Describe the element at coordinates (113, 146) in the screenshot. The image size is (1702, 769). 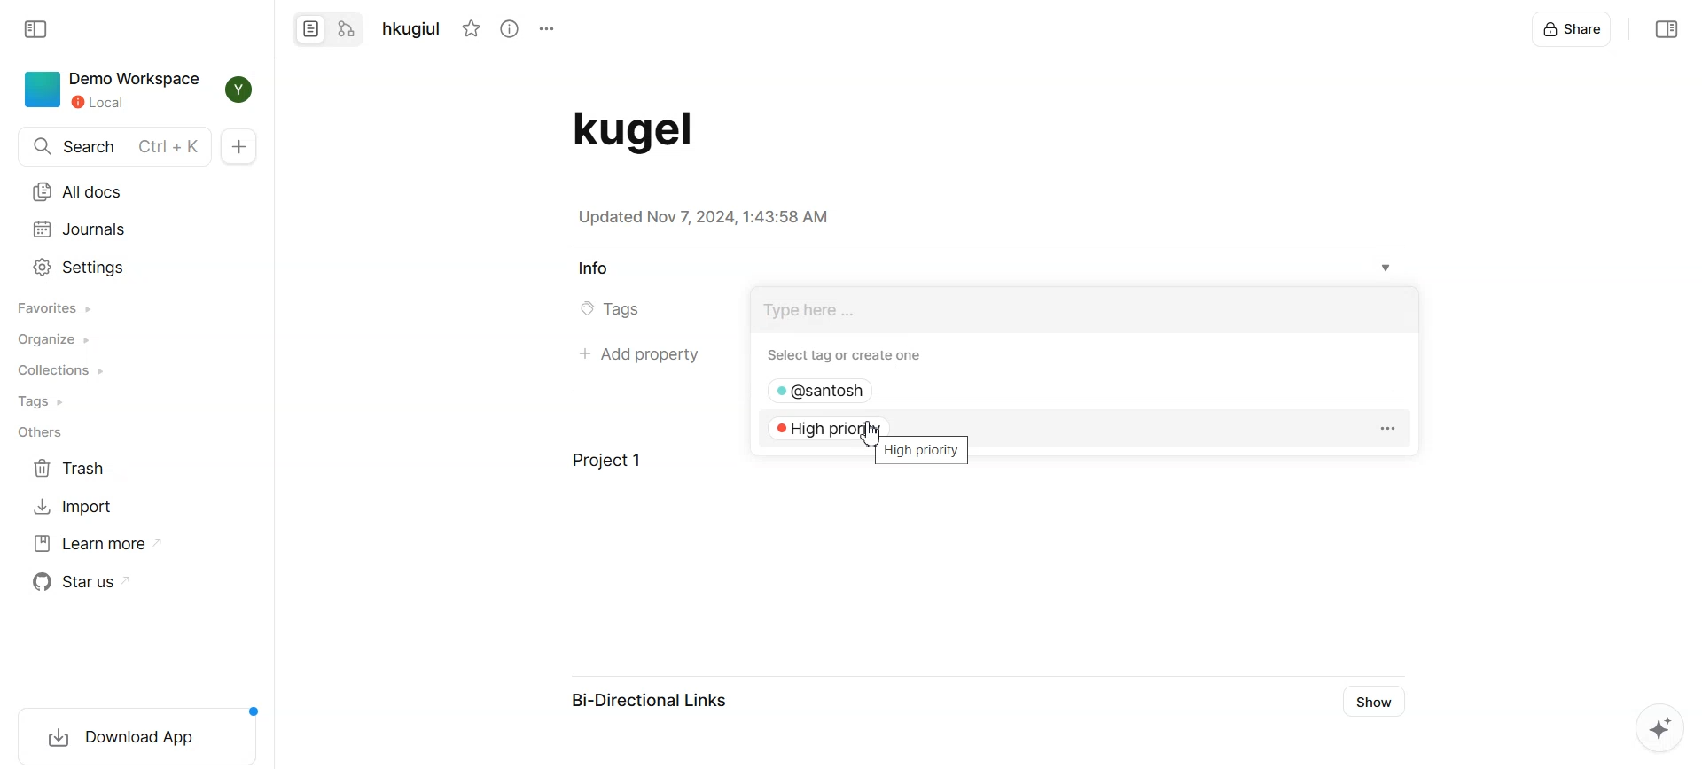
I see `Search Ctrl + K` at that location.